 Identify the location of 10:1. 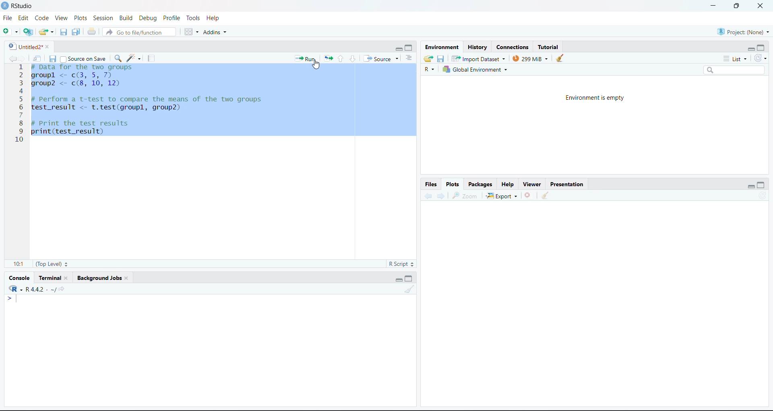
(19, 264).